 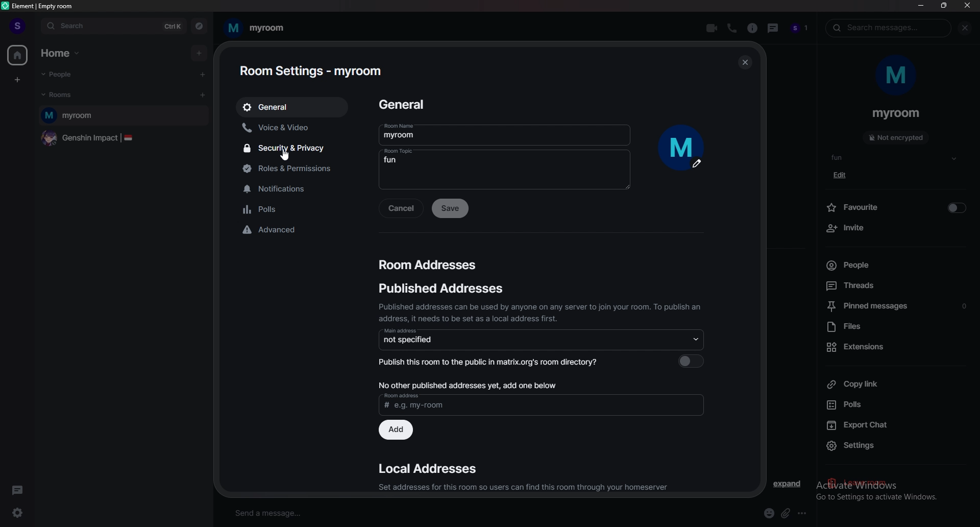 What do you see at coordinates (897, 499) in the screenshot?
I see `go to settings to activate windows` at bounding box center [897, 499].